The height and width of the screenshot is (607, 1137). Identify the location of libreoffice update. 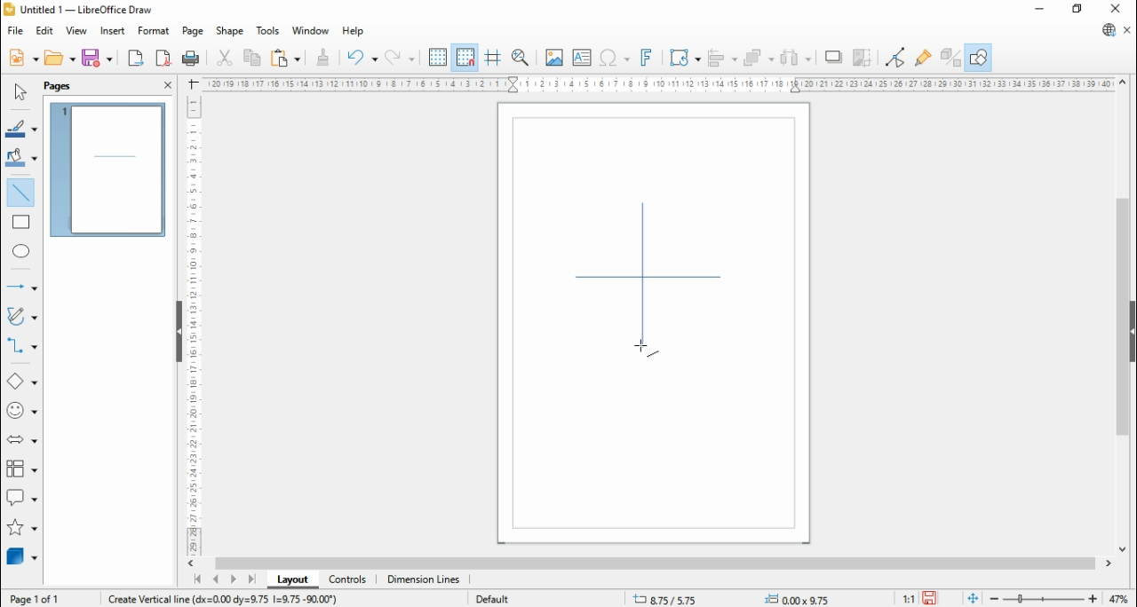
(1108, 30).